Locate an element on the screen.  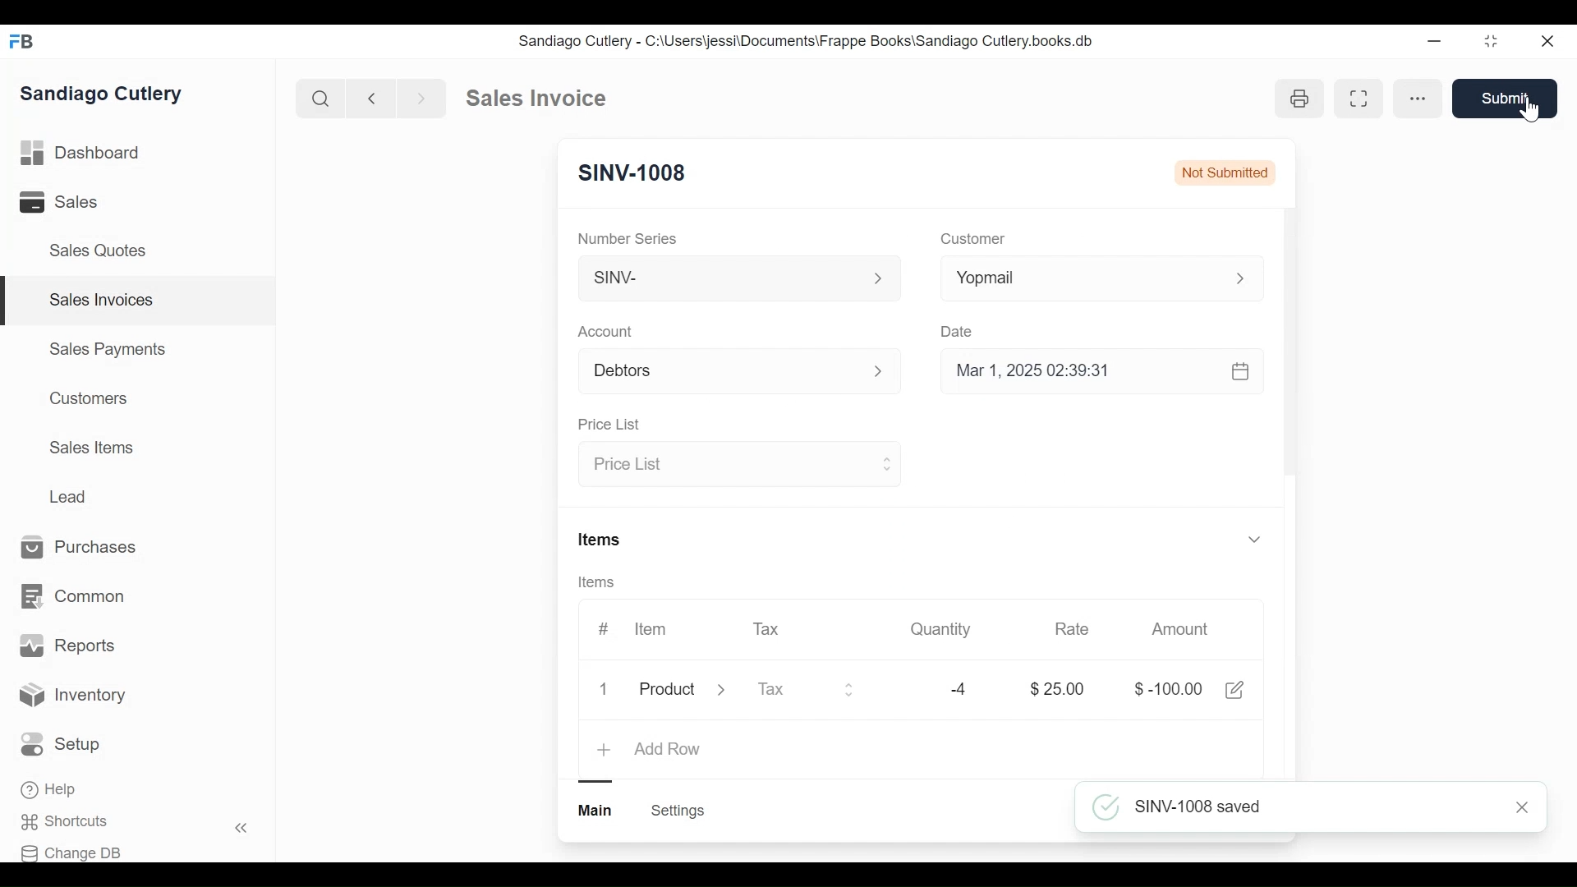
More is located at coordinates (1420, 97).